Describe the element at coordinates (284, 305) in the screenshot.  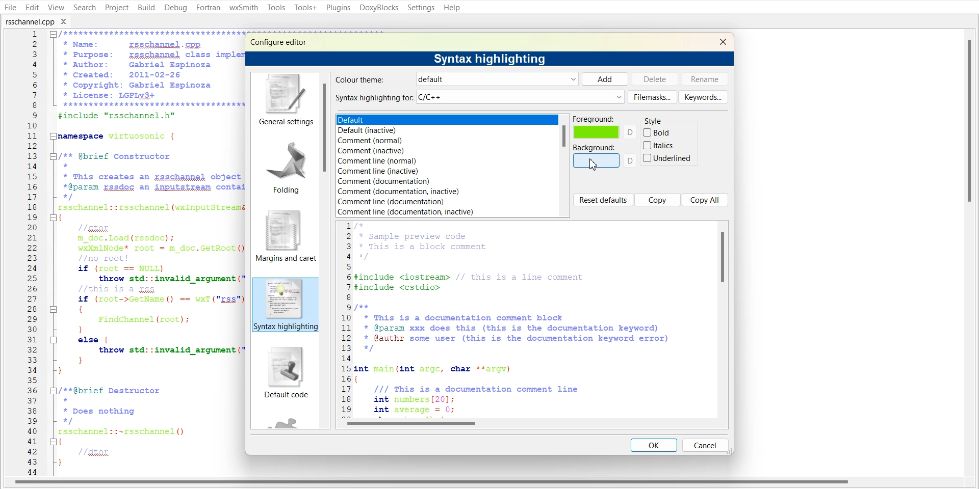
I see `Syntax highlight` at that location.